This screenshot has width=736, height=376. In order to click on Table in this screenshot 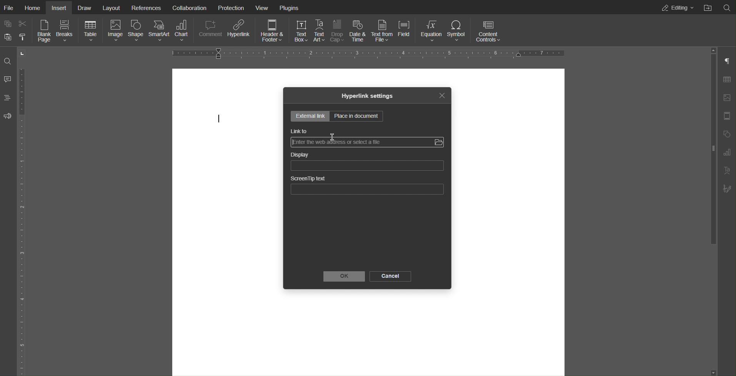, I will do `click(91, 31)`.